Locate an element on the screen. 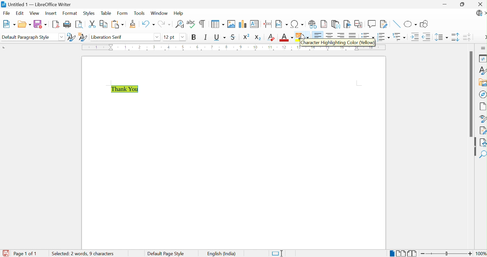 The width and height of the screenshot is (487, 257). Multiple-page View is located at coordinates (401, 253).